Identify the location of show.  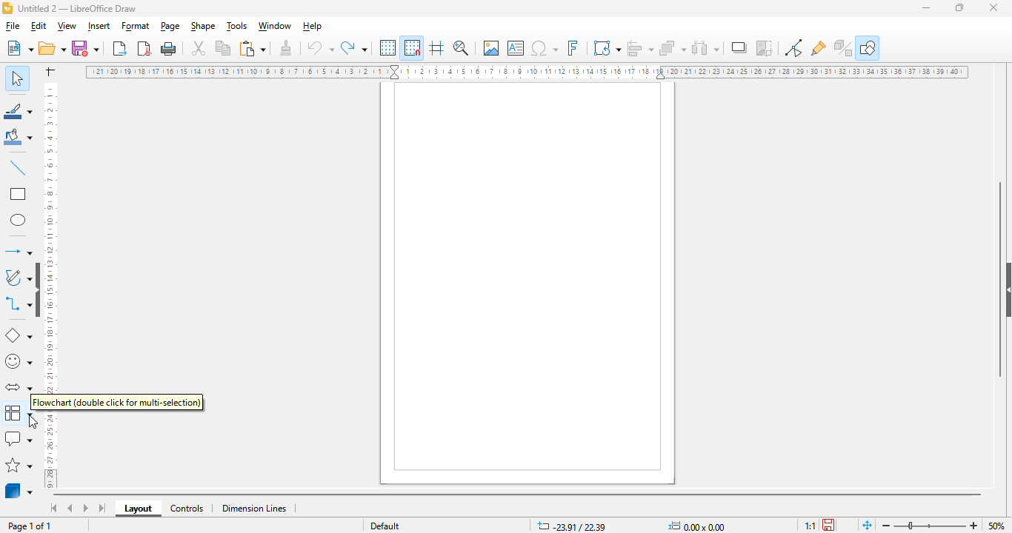
(1005, 292).